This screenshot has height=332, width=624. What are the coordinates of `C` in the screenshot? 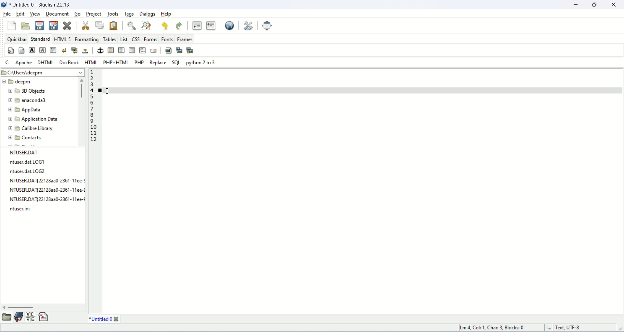 It's located at (6, 62).